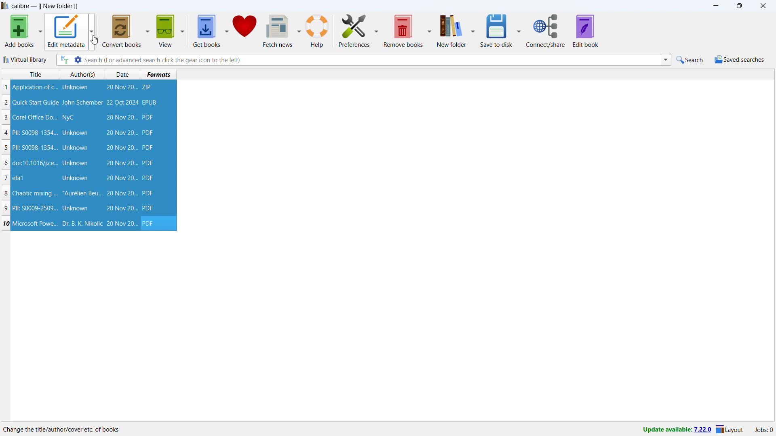 This screenshot has width=776, height=436. What do you see at coordinates (19, 31) in the screenshot?
I see `add books` at bounding box center [19, 31].